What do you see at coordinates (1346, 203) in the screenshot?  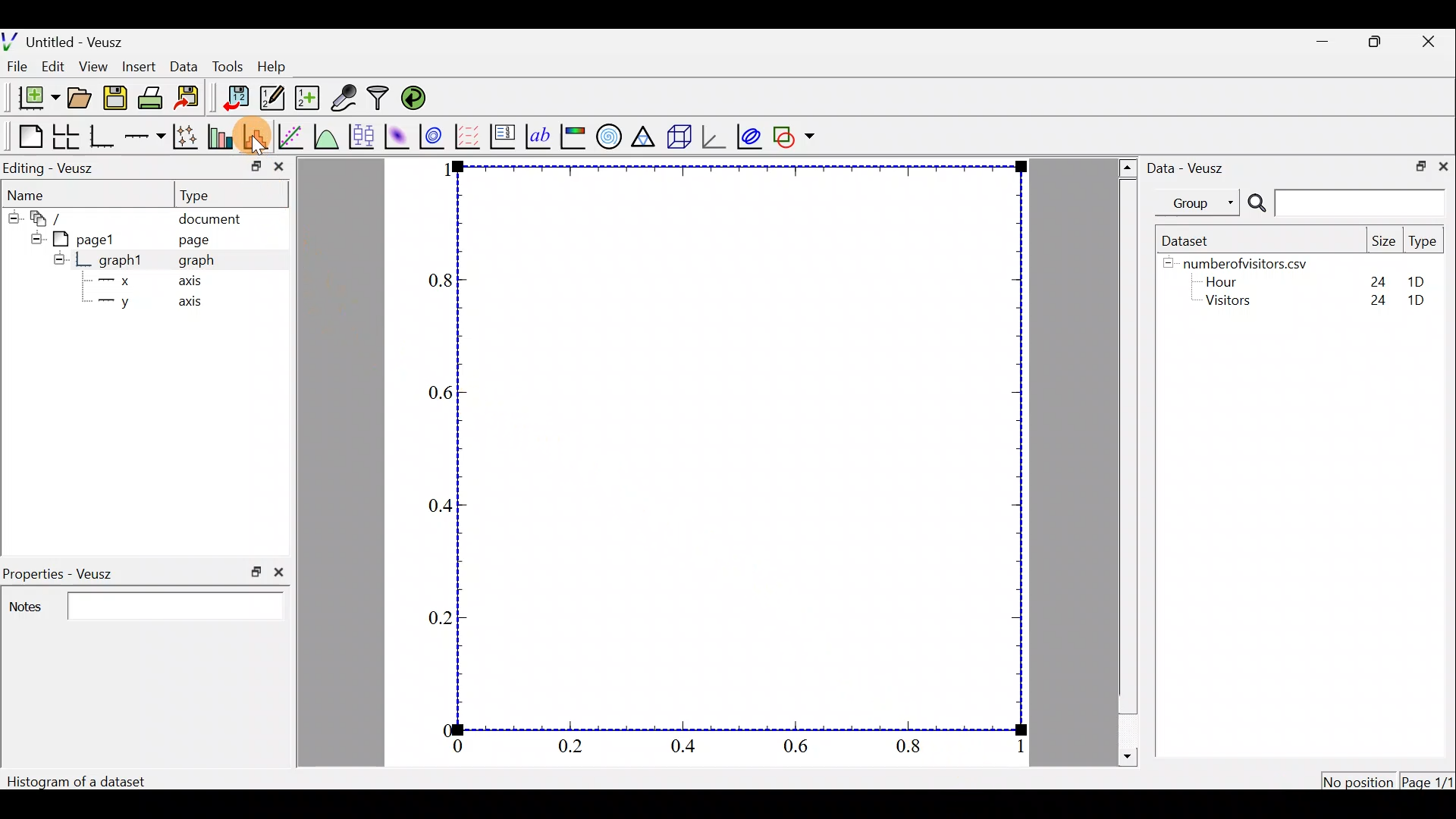 I see `Search bar` at bounding box center [1346, 203].